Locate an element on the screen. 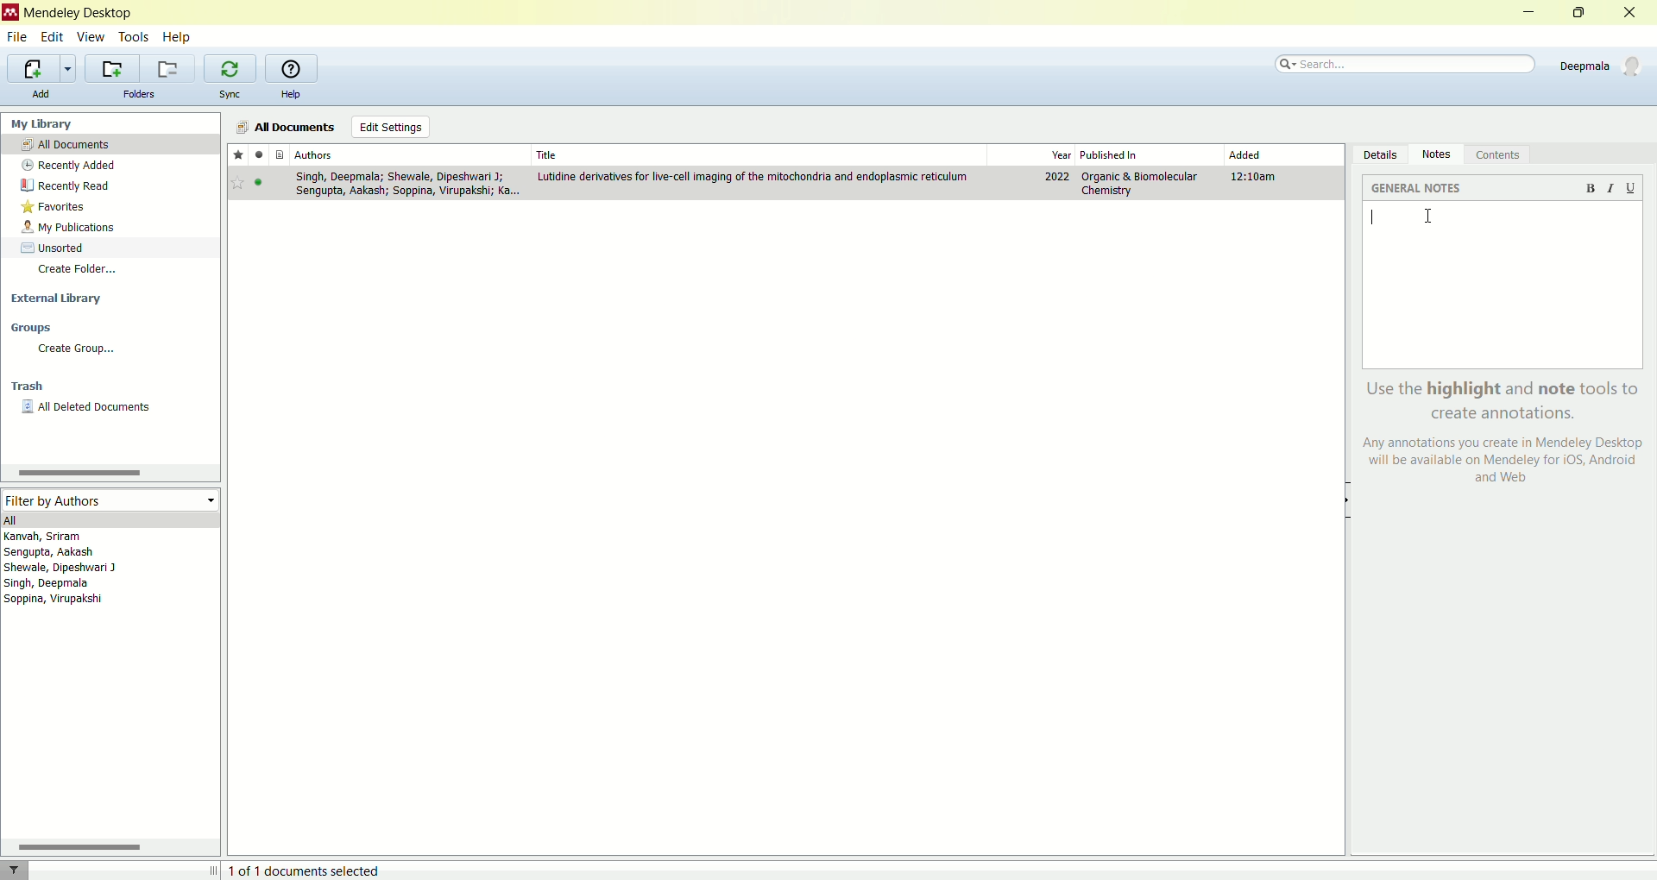 The image size is (1657, 880). Soppina, Virupakshi is located at coordinates (54, 601).